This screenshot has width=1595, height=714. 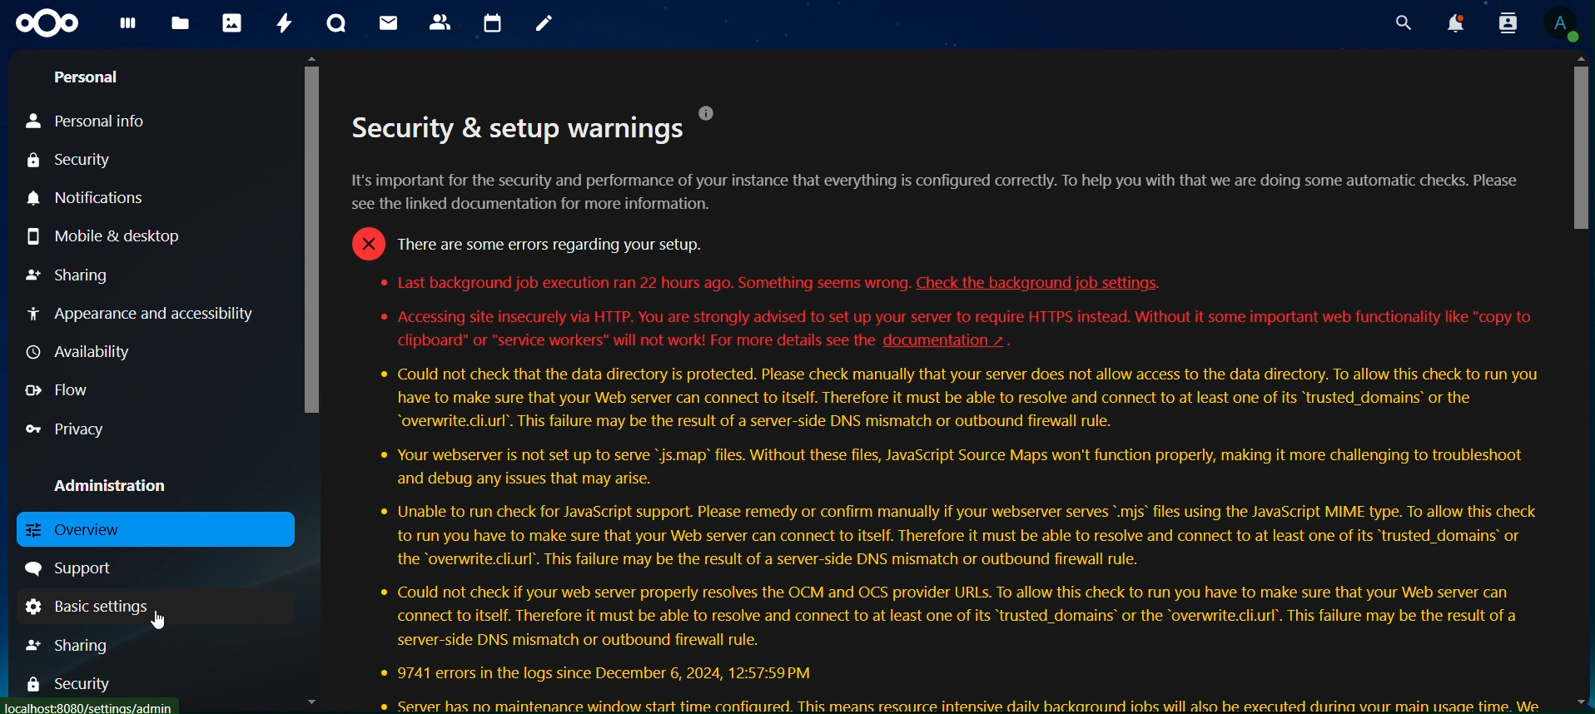 I want to click on activity, so click(x=287, y=23).